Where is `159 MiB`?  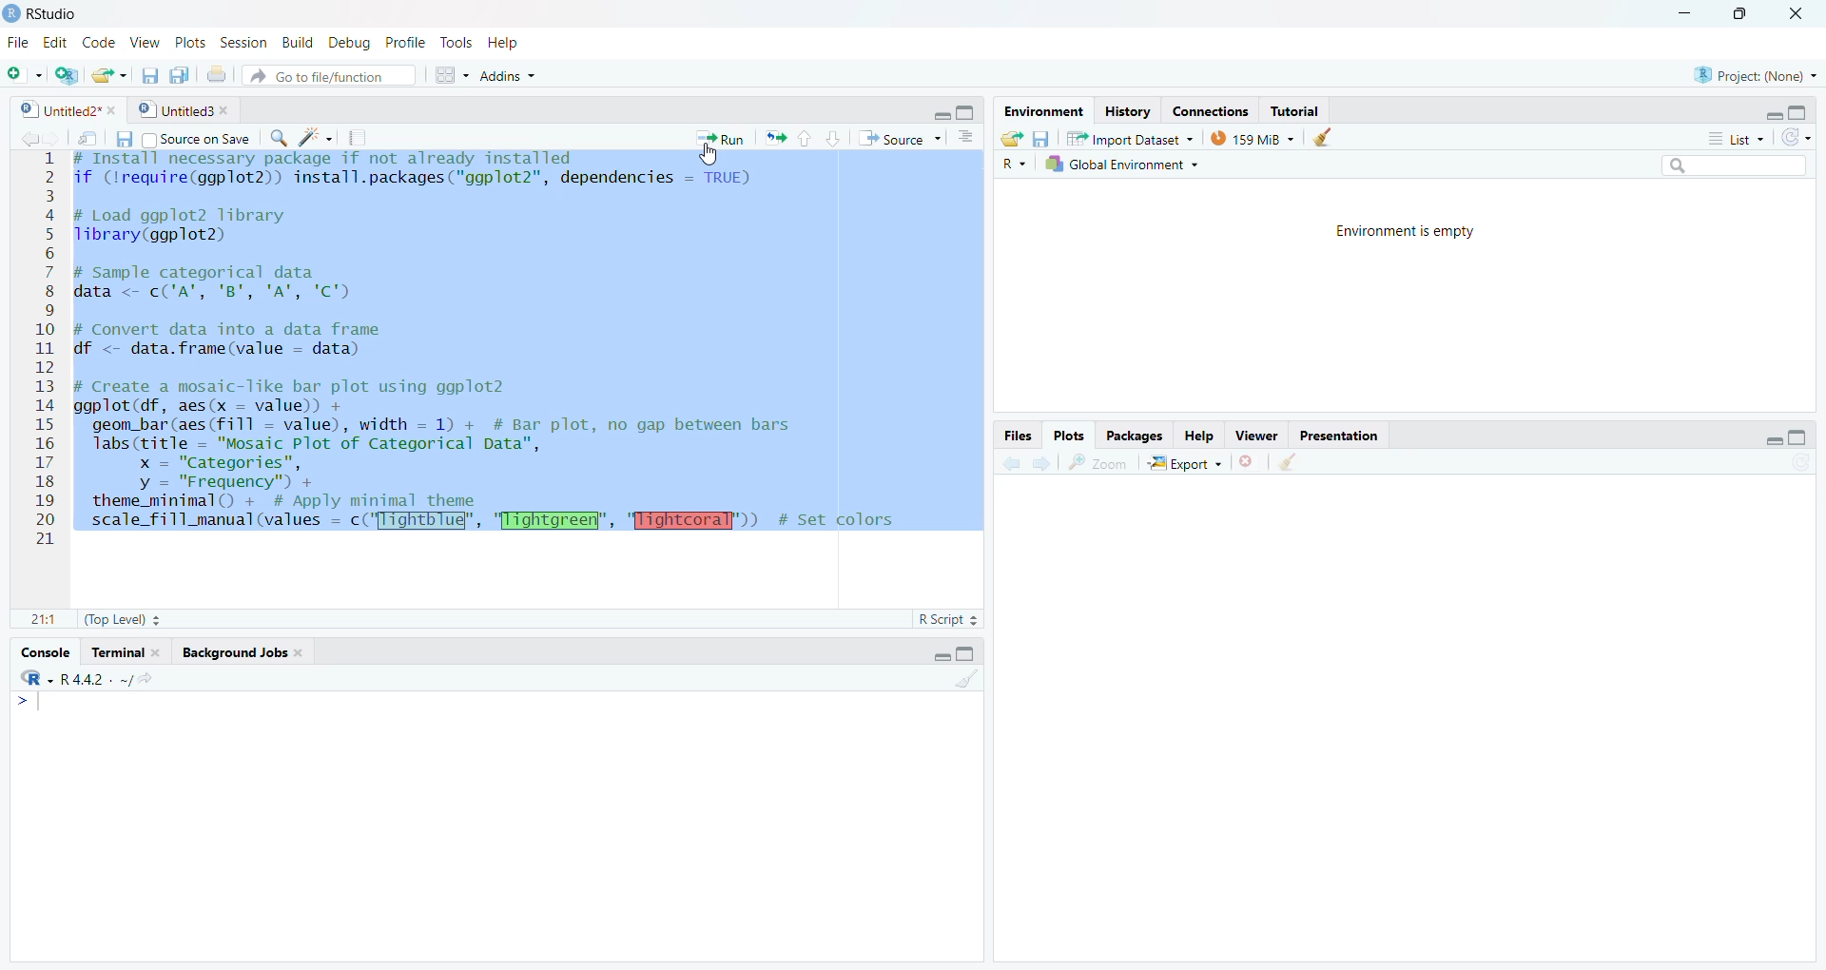
159 MiB is located at coordinates (1254, 136).